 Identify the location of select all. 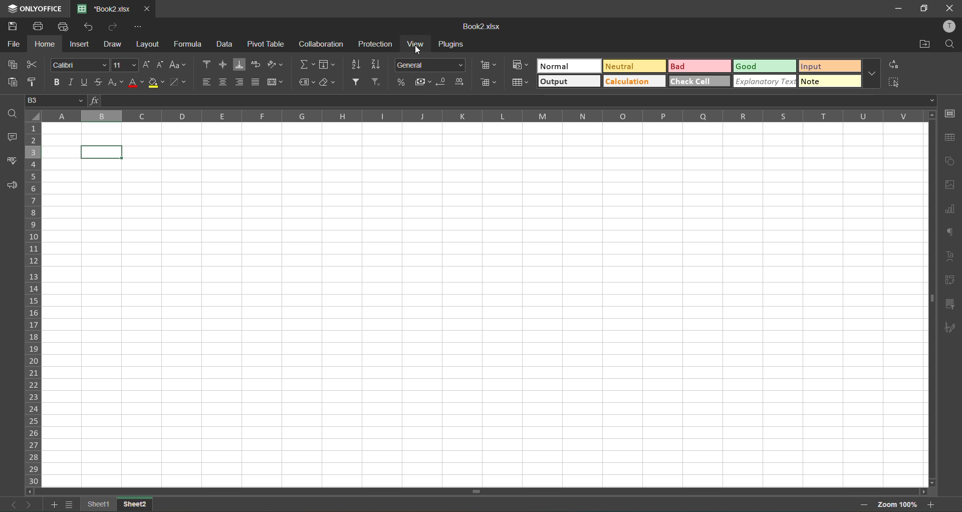
(892, 79).